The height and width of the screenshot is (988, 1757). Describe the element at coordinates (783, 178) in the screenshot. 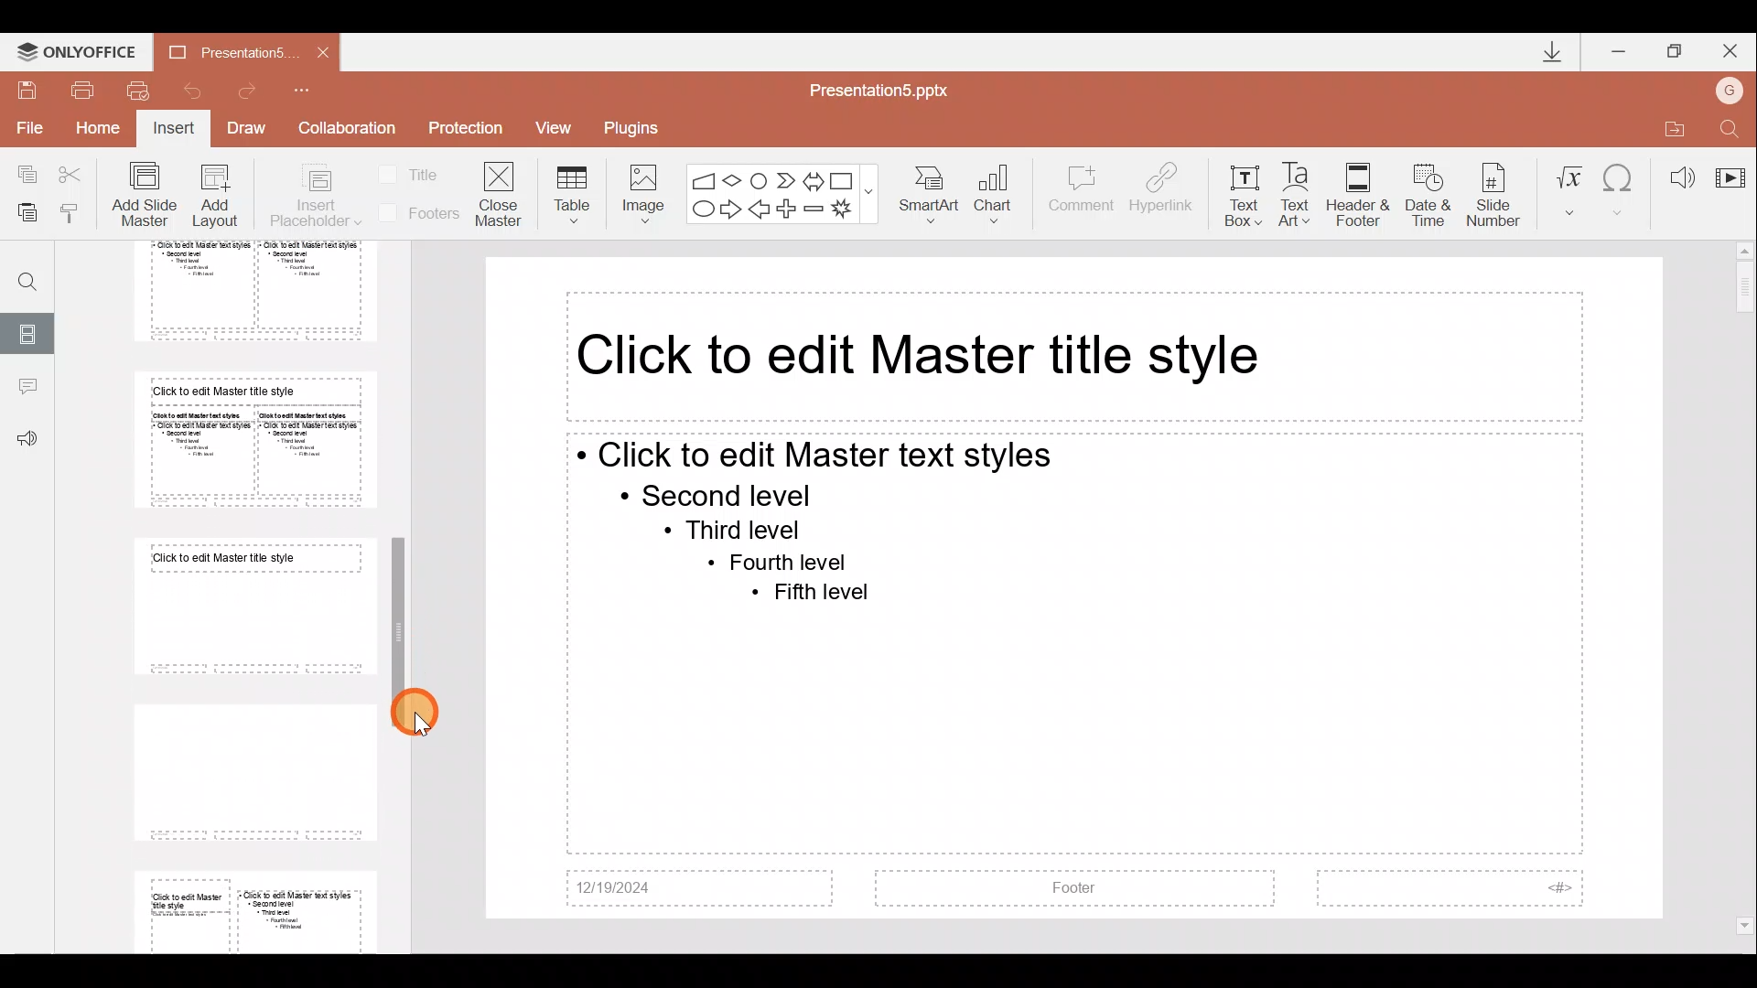

I see `Chevron` at that location.